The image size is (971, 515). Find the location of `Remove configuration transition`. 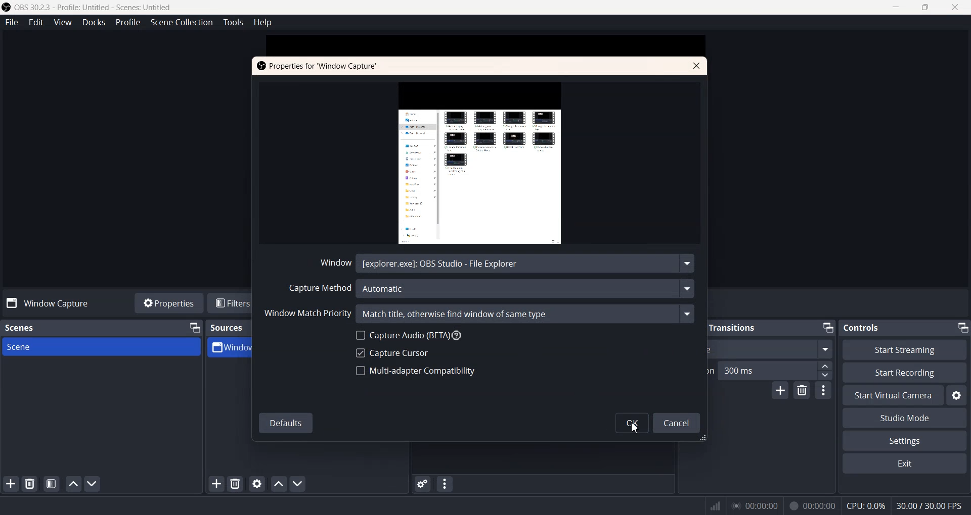

Remove configuration transition is located at coordinates (802, 390).